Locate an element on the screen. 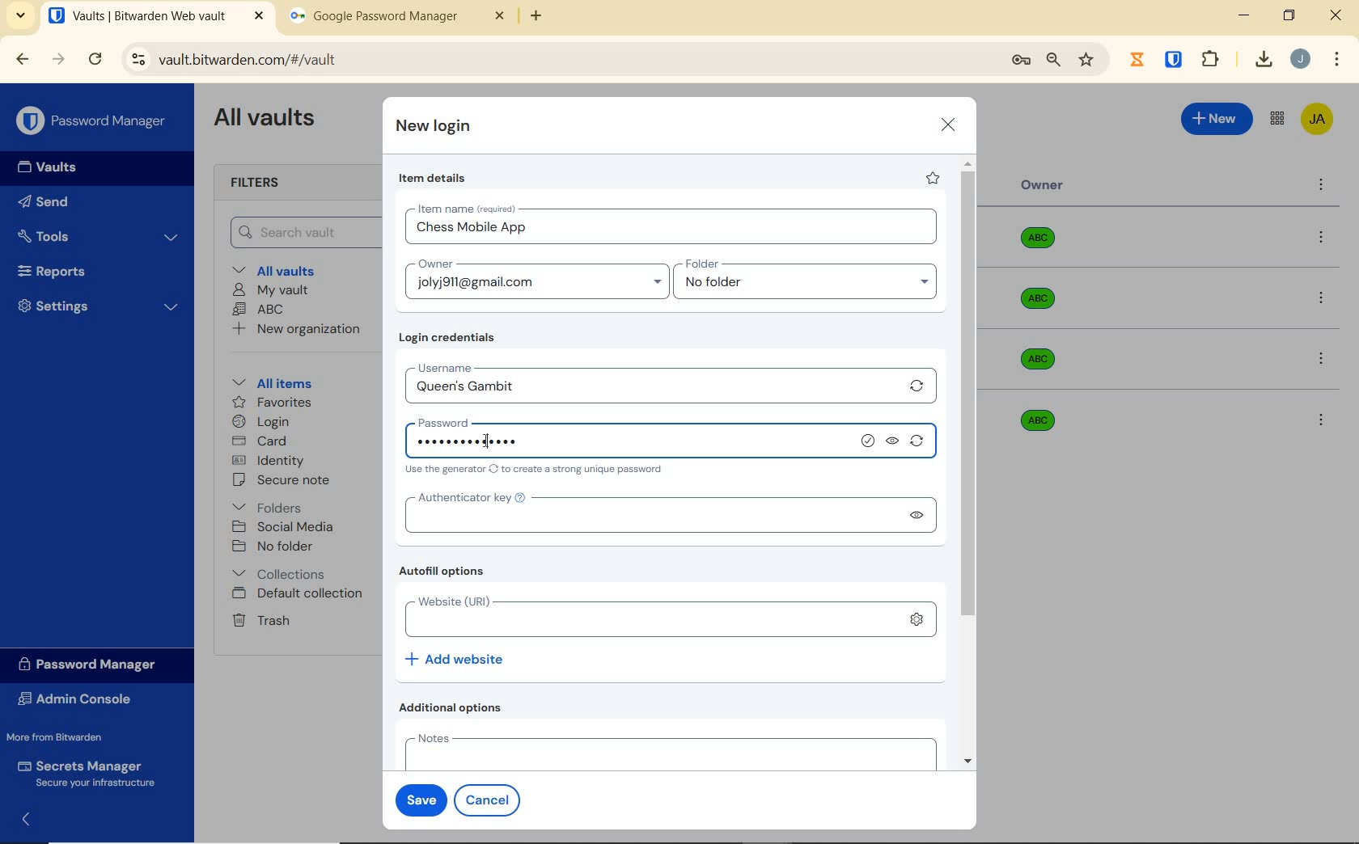 This screenshot has height=844, width=1359. login name is located at coordinates (671, 231).